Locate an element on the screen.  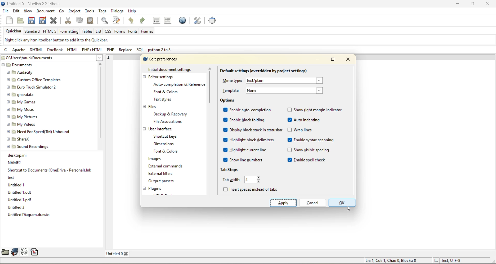
bookmarks is located at coordinates (14, 252).